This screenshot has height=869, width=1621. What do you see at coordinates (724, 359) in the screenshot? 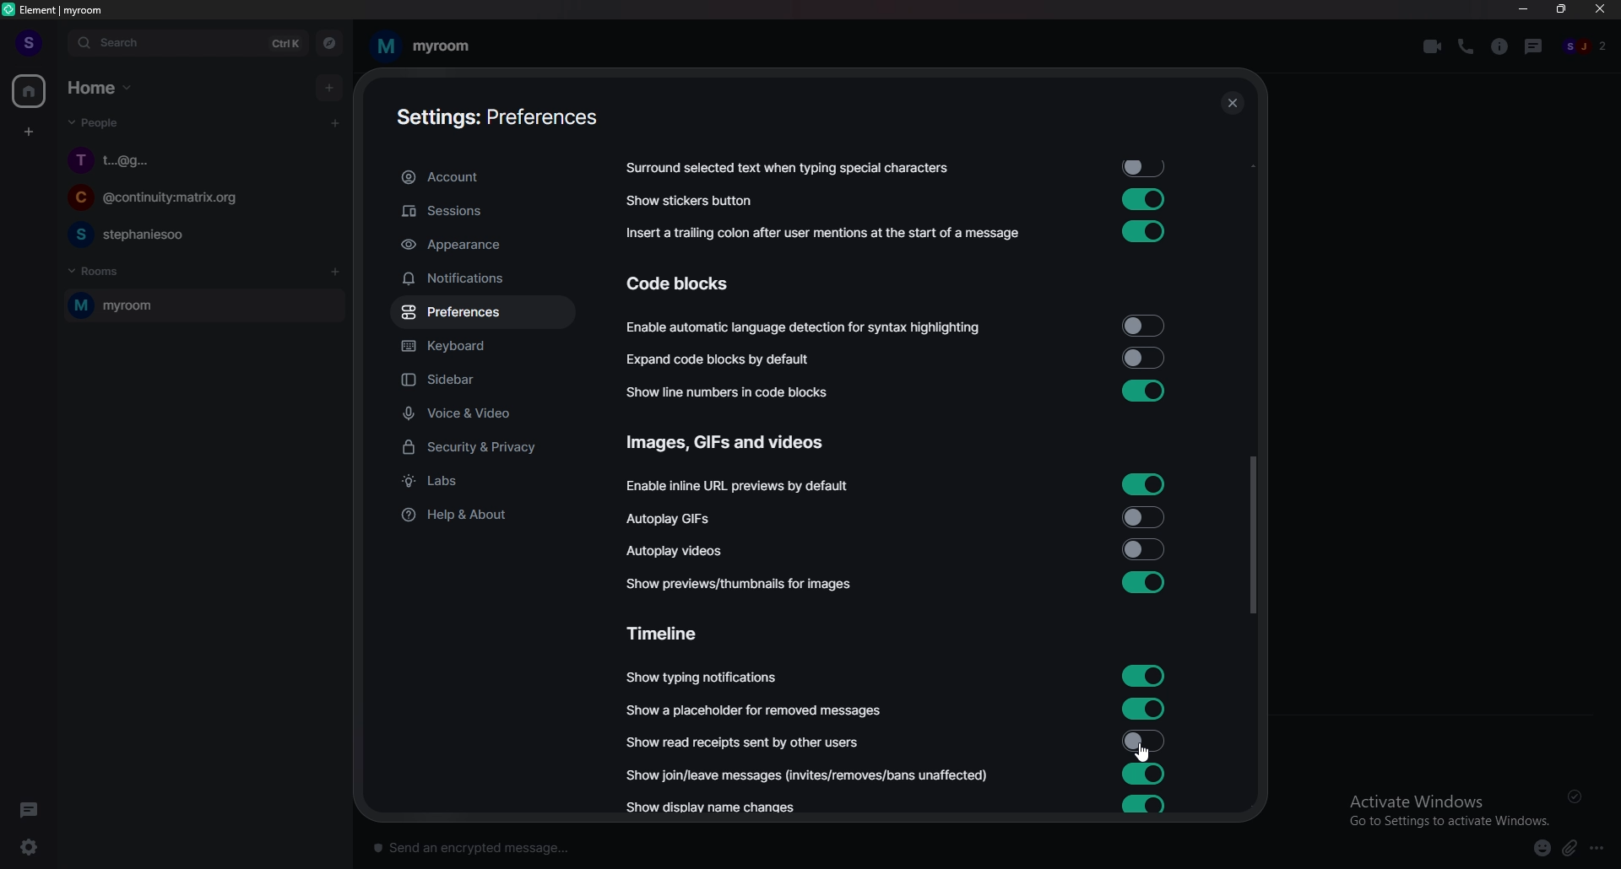
I see `expand code blocks` at bounding box center [724, 359].